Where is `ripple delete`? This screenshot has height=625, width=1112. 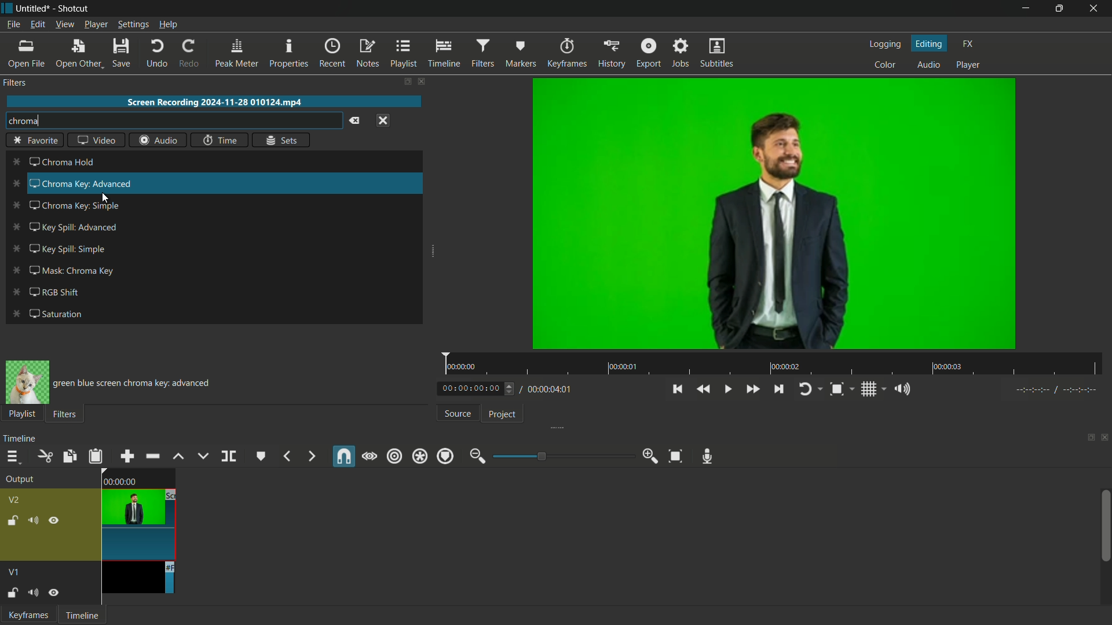 ripple delete is located at coordinates (153, 457).